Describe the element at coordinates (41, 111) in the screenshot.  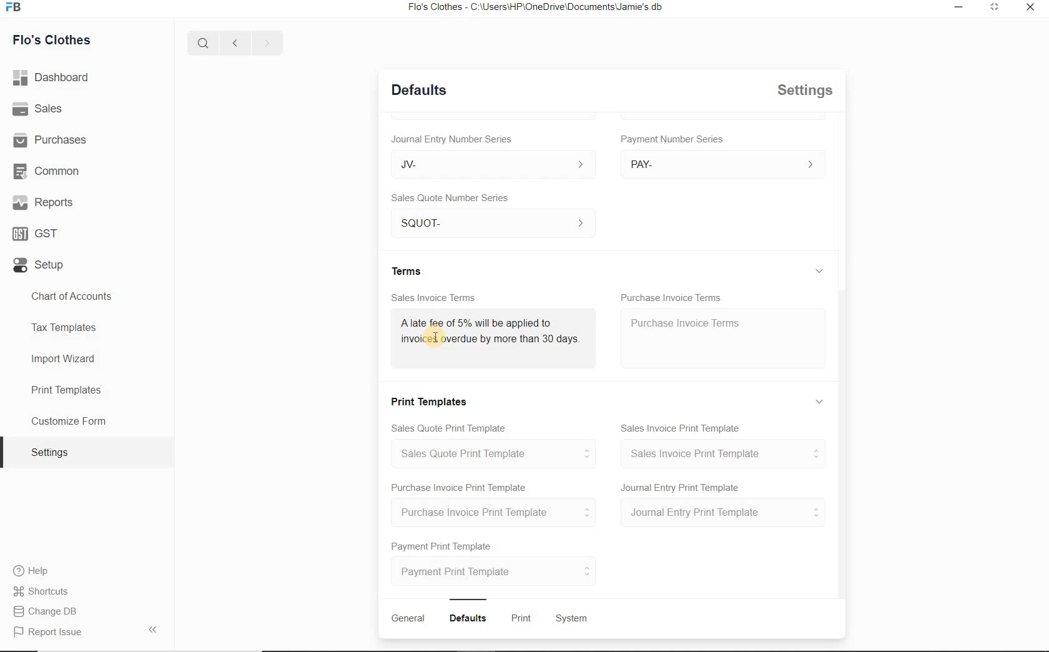
I see `Sales` at that location.